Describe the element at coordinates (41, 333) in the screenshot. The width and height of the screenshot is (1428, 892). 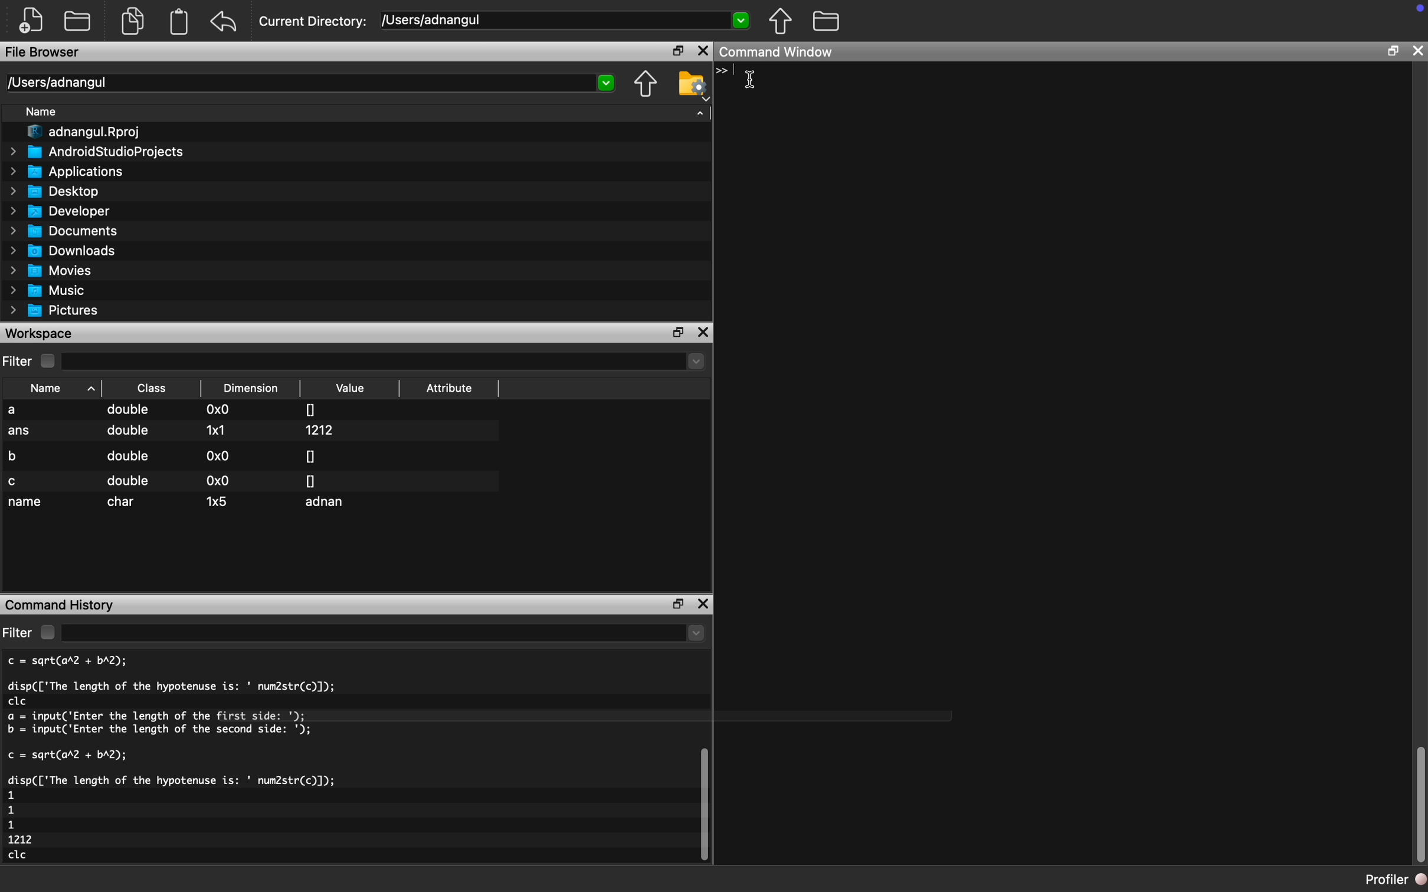
I see `Workspace` at that location.